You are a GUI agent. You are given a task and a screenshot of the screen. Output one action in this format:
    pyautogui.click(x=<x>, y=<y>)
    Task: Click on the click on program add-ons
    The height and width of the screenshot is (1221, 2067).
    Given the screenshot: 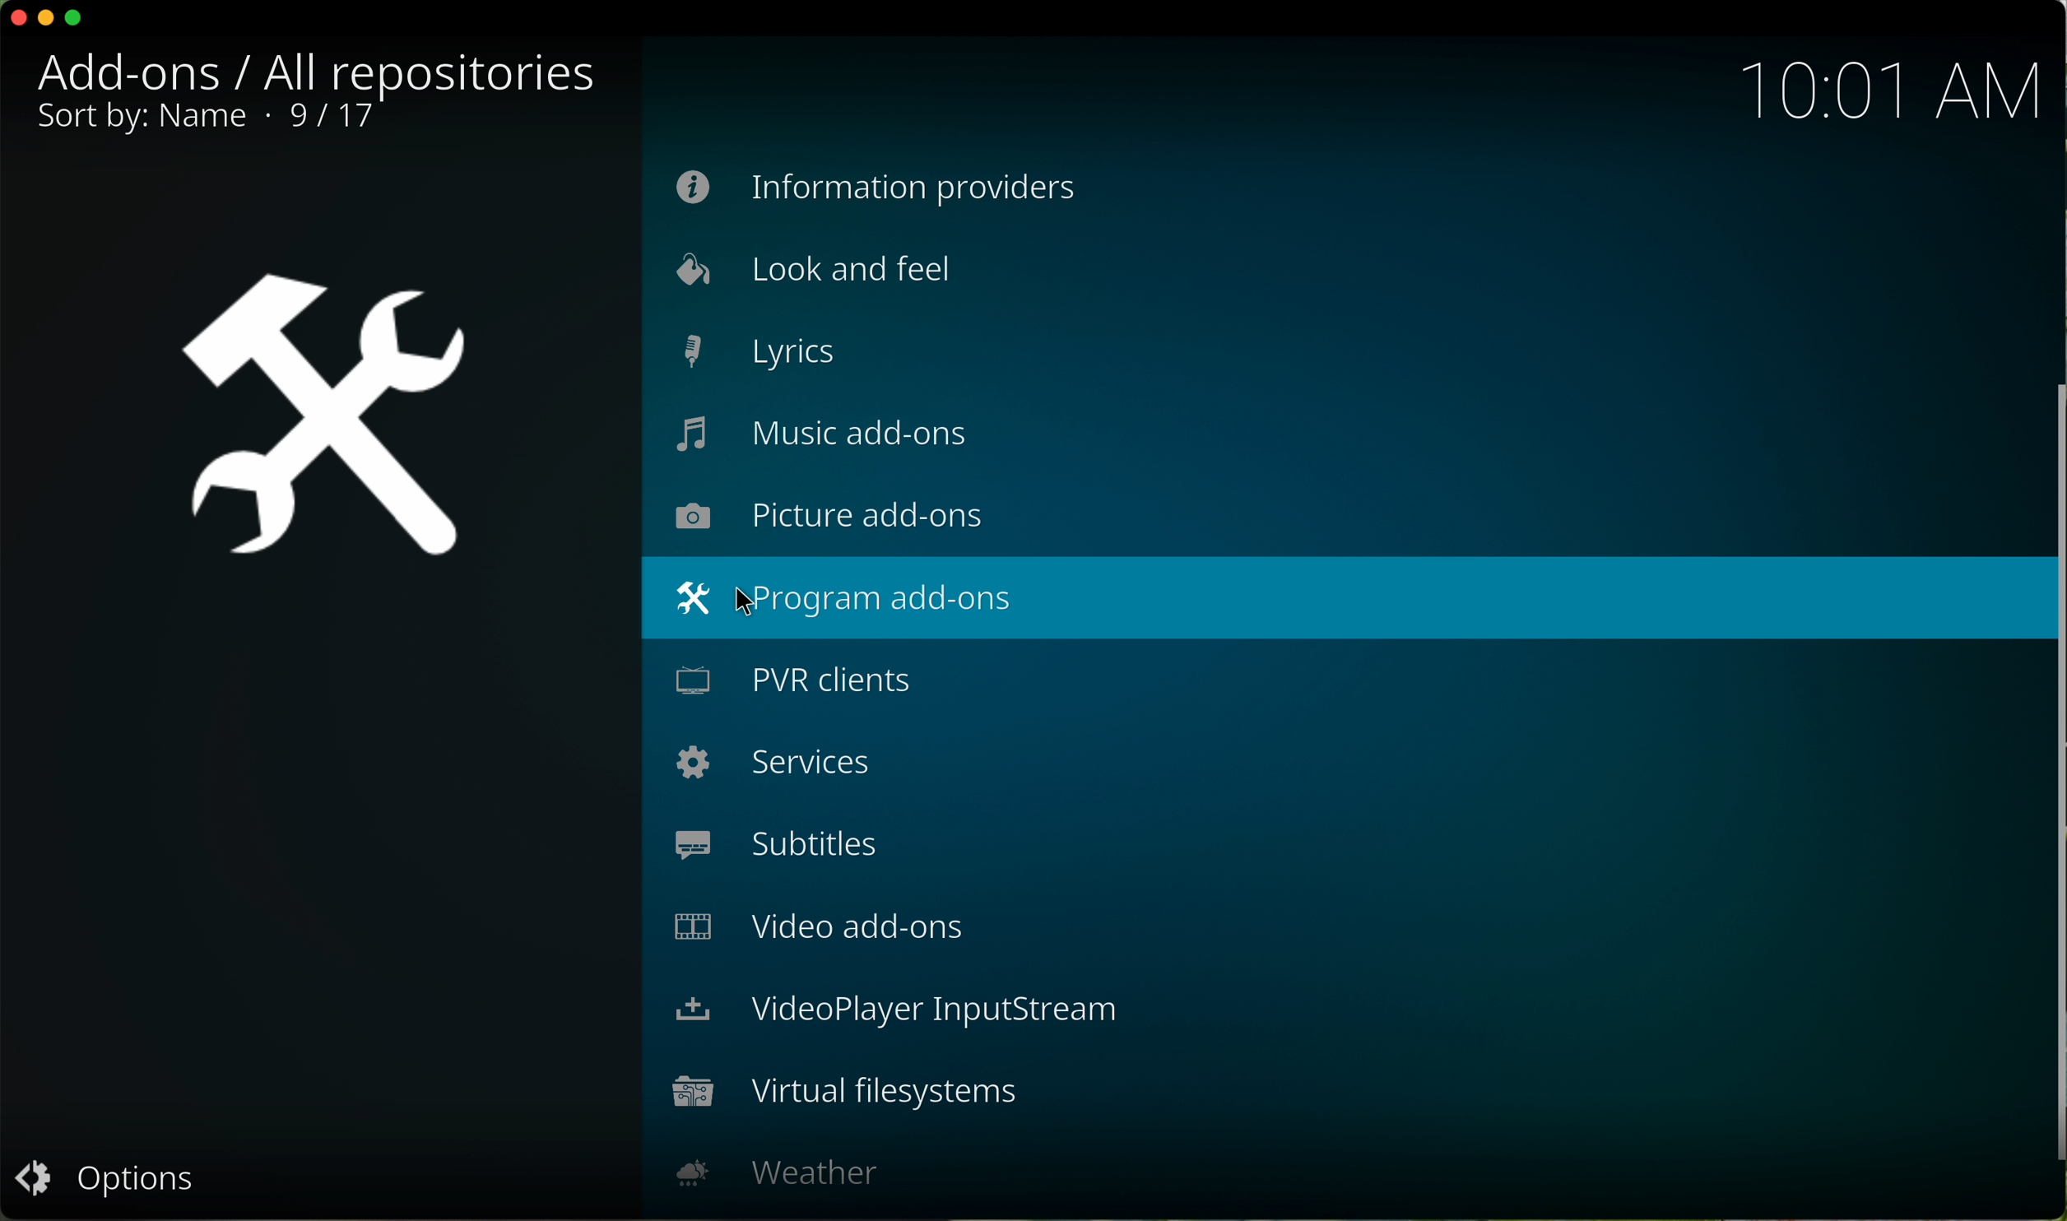 What is the action you would take?
    pyautogui.click(x=1340, y=598)
    